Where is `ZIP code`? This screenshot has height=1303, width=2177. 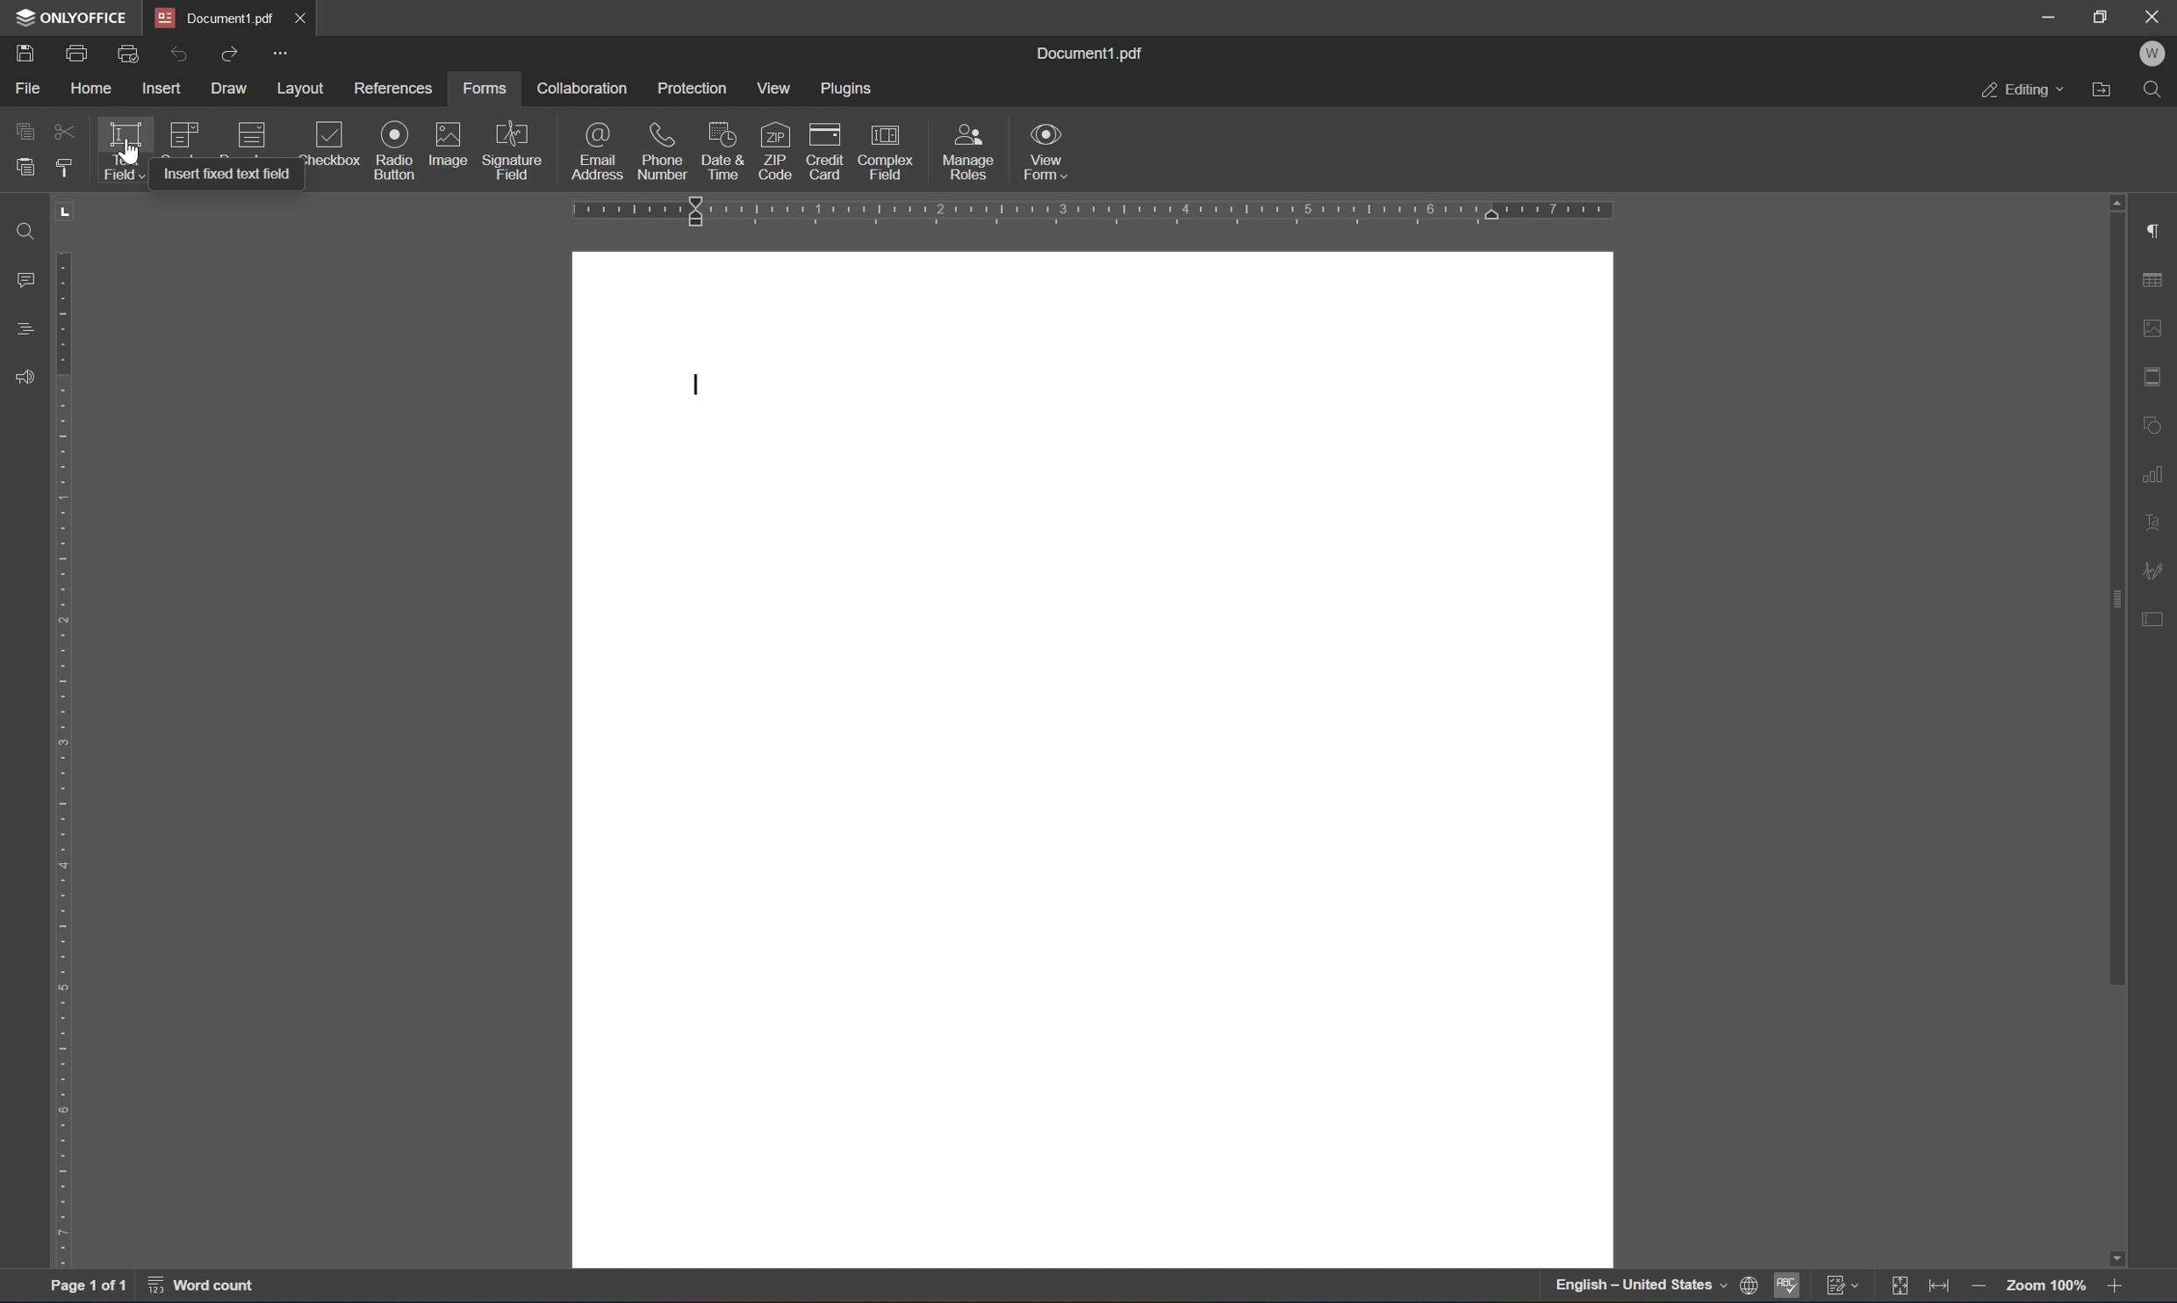 ZIP code is located at coordinates (774, 148).